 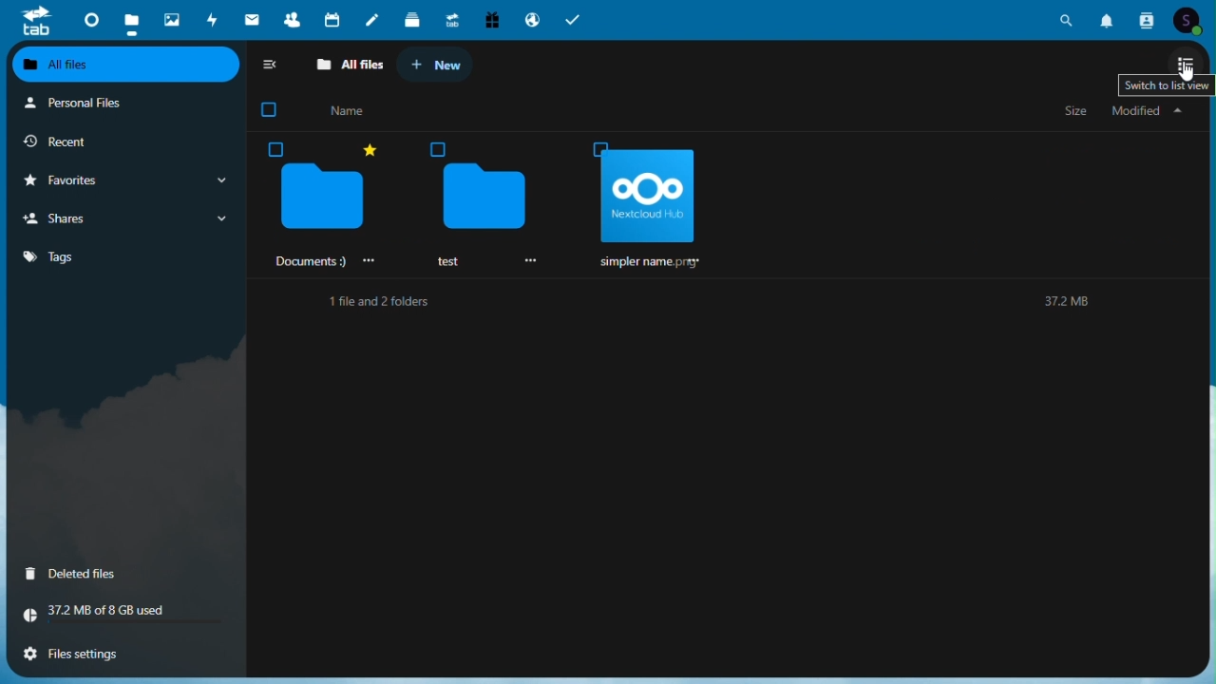 I want to click on test, so click(x=491, y=205).